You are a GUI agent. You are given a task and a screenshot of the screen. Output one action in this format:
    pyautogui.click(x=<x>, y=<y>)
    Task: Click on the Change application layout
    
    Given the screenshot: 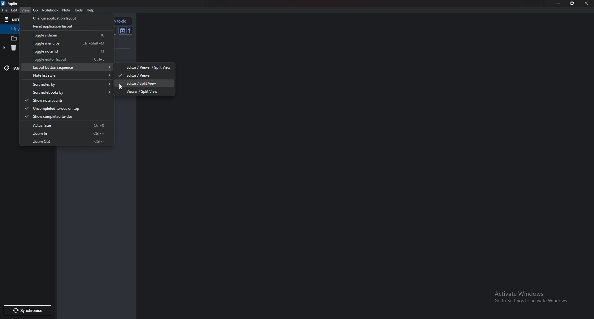 What is the action you would take?
    pyautogui.click(x=63, y=17)
    